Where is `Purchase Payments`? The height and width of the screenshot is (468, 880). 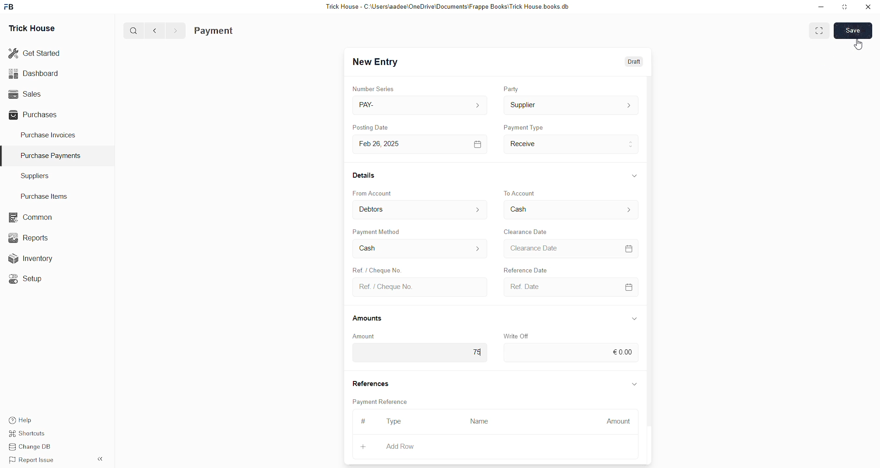 Purchase Payments is located at coordinates (54, 156).